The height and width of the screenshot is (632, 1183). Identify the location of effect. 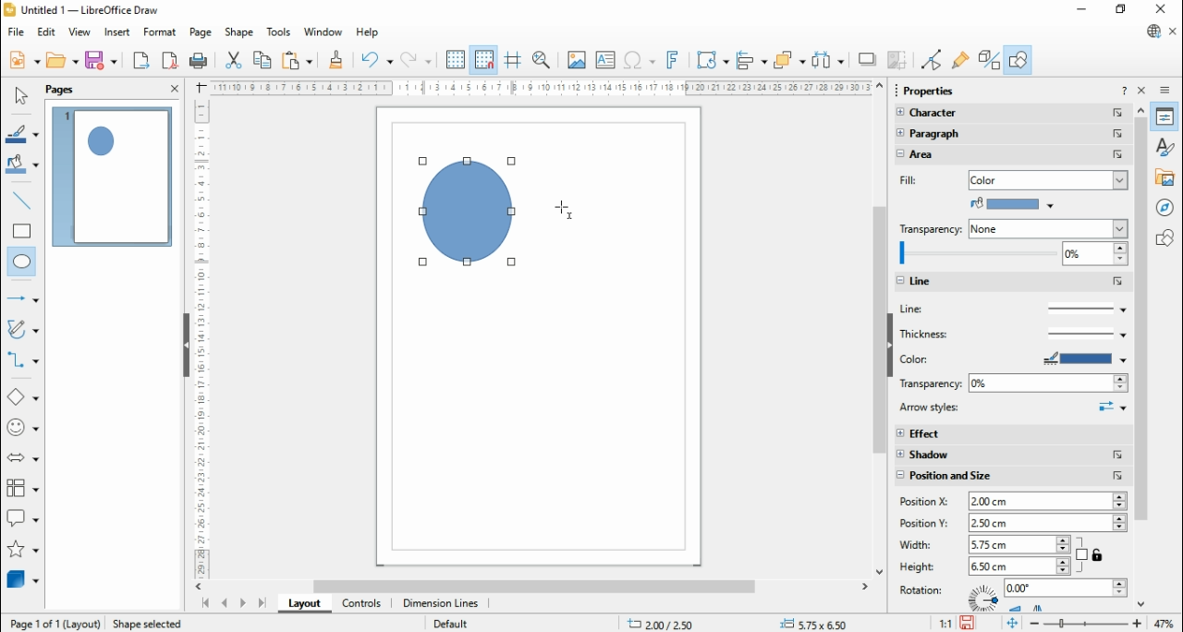
(1012, 432).